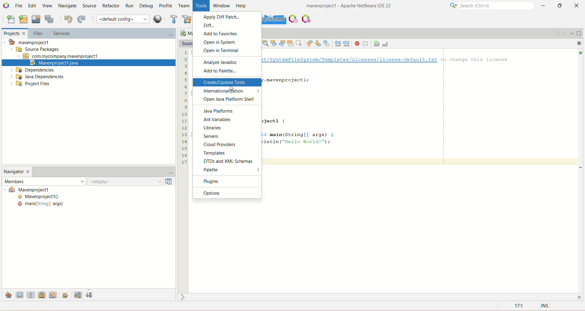  I want to click on undo, so click(68, 19).